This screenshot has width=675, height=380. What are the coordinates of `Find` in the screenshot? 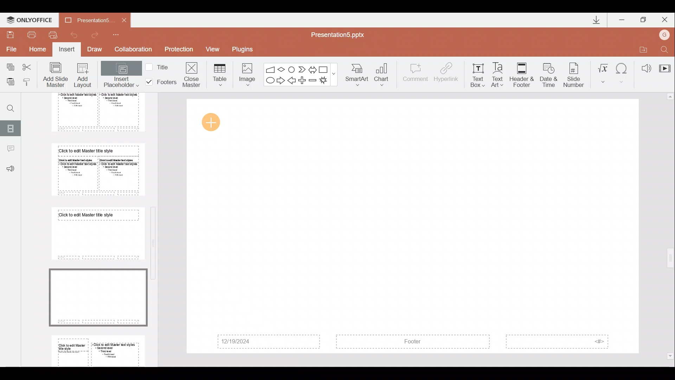 It's located at (8, 106).